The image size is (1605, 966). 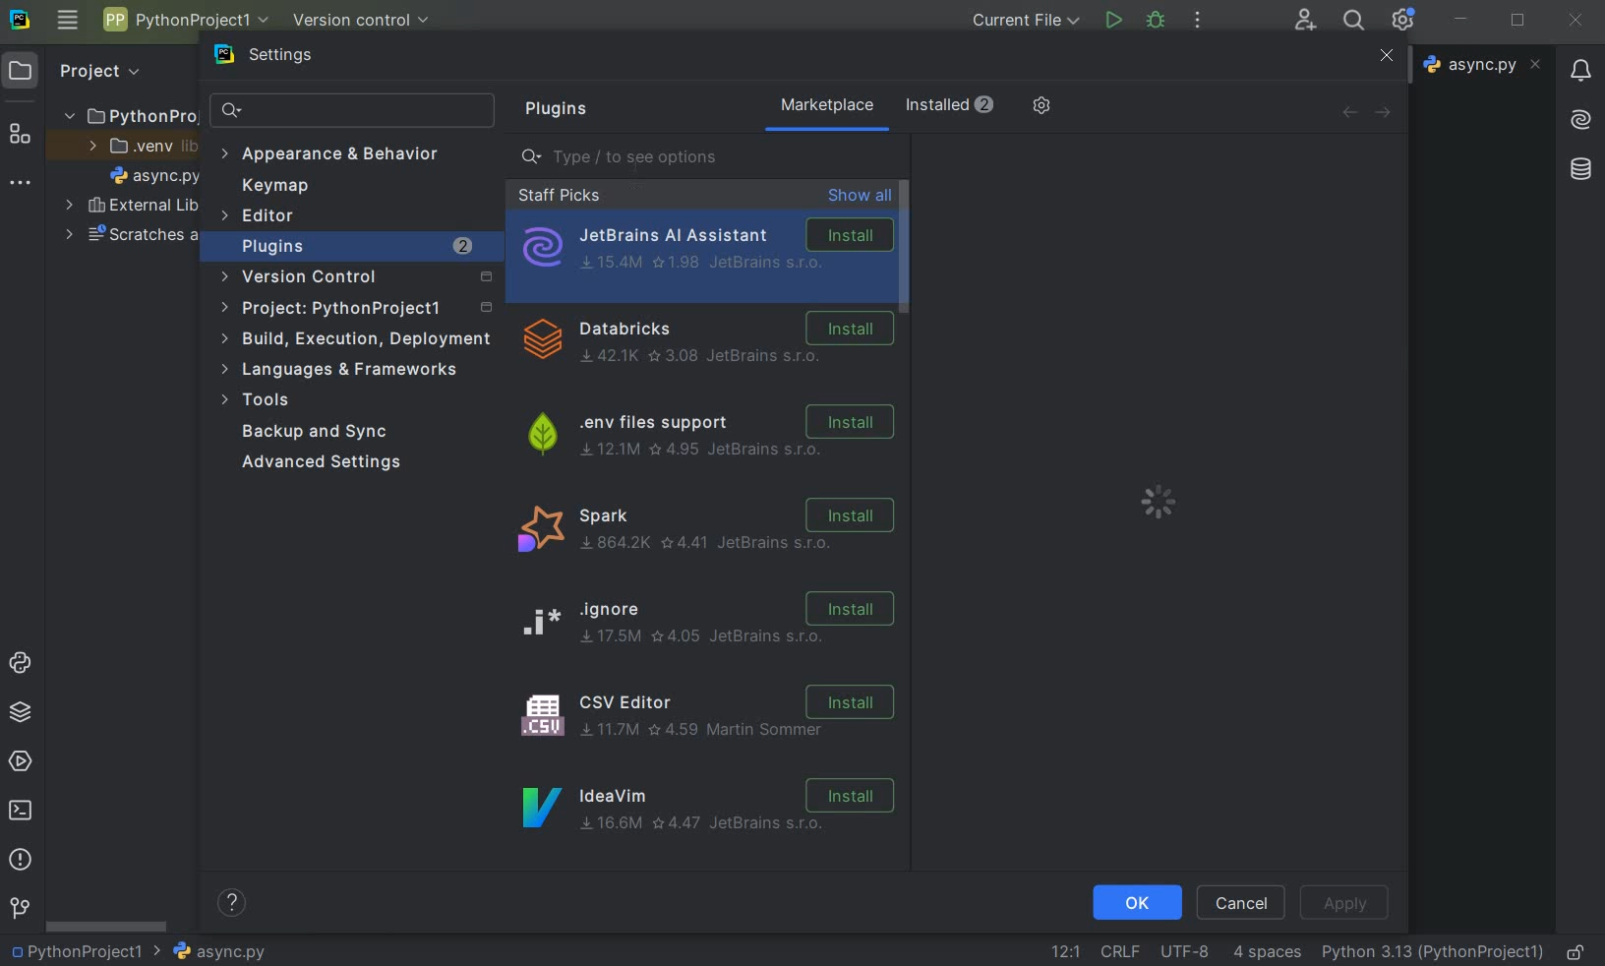 I want to click on indent, so click(x=1269, y=954).